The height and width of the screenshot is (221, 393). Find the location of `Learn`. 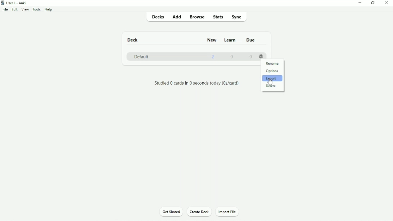

Learn is located at coordinates (230, 40).